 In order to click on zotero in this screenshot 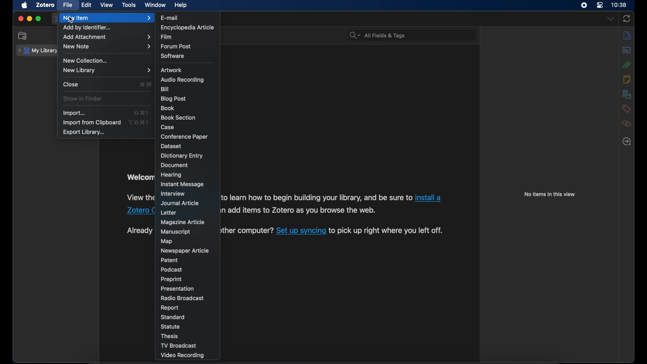, I will do `click(46, 5)`.